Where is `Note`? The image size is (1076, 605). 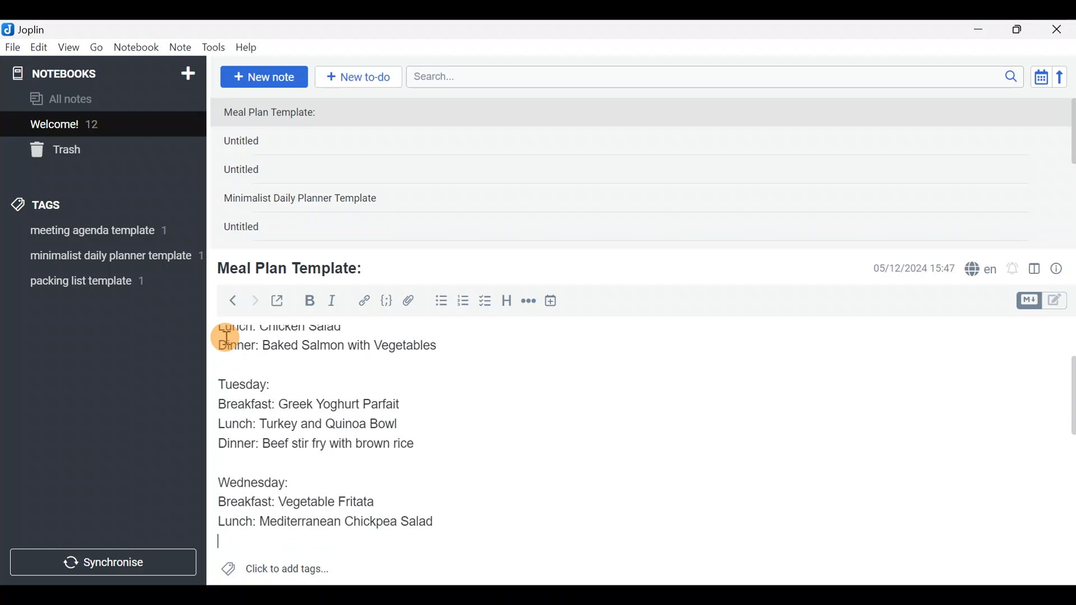 Note is located at coordinates (183, 48).